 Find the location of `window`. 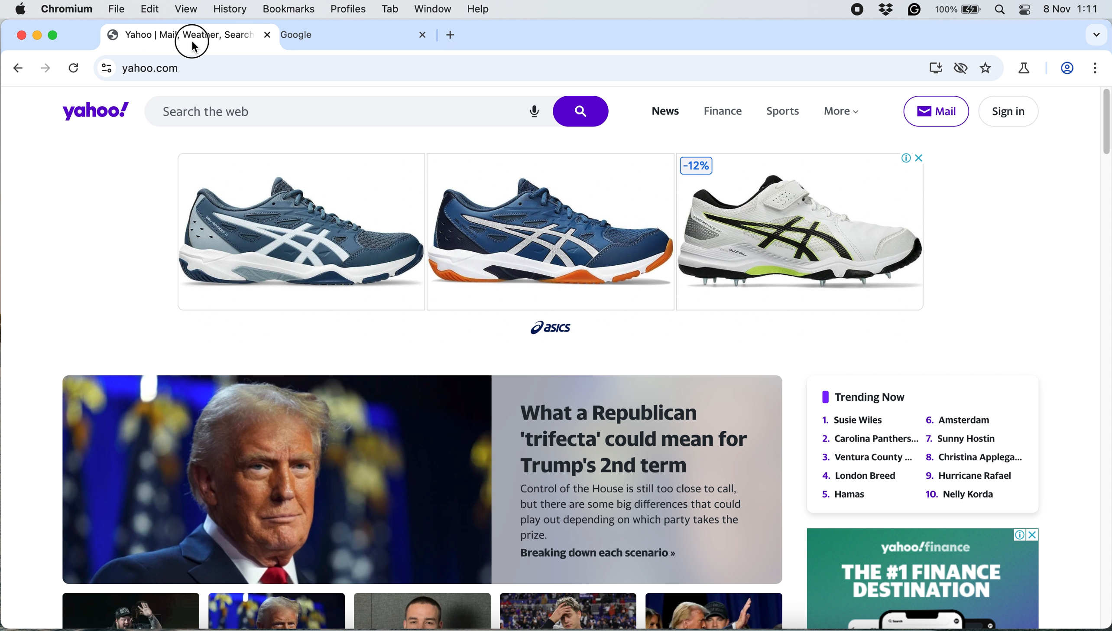

window is located at coordinates (433, 9).